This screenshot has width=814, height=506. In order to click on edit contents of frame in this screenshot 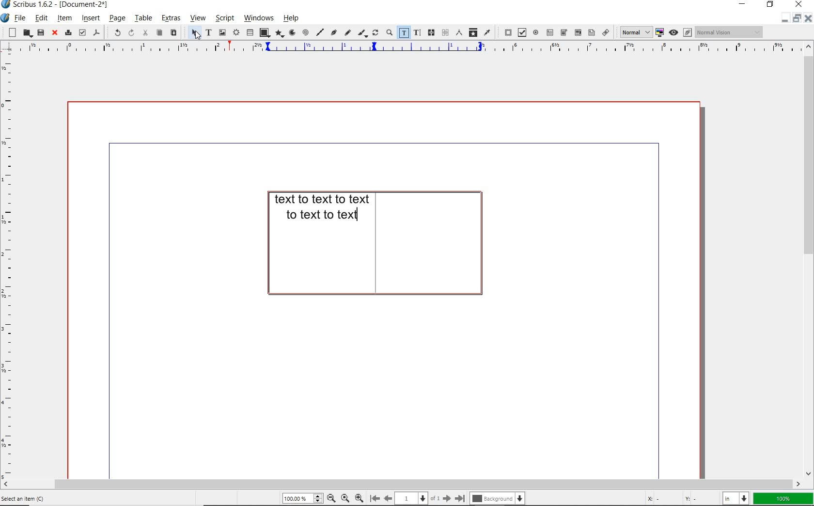, I will do `click(404, 33)`.